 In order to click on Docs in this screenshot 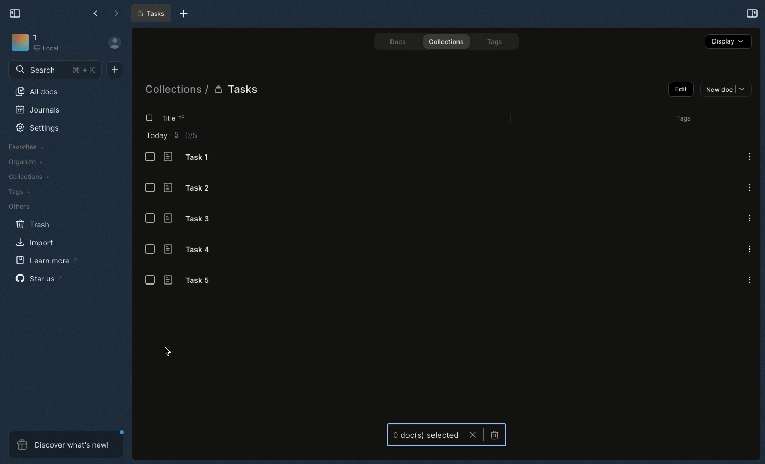, I will do `click(399, 41)`.